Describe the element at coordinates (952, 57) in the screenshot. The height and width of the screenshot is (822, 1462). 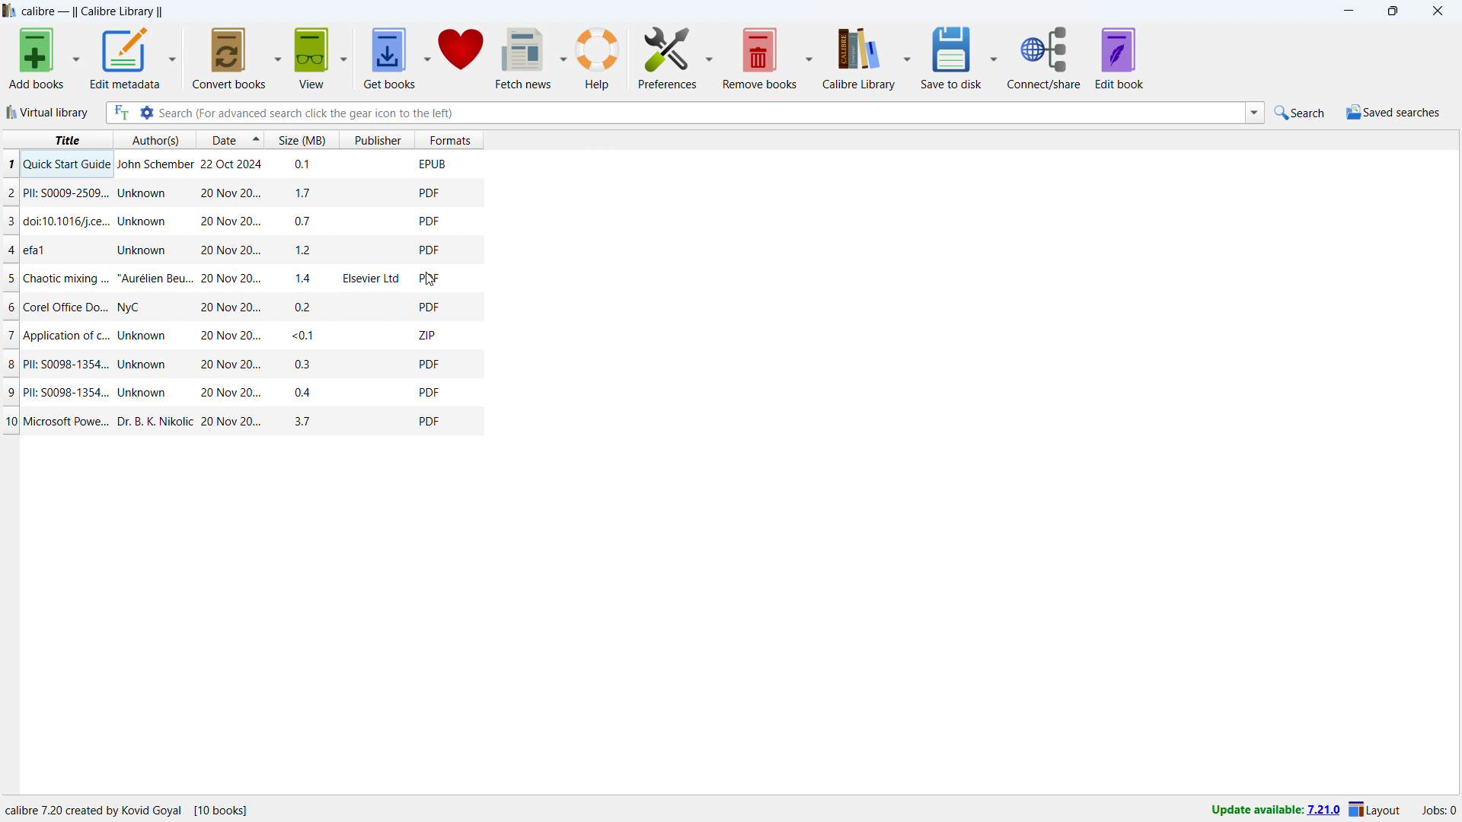
I see `save to disk` at that location.